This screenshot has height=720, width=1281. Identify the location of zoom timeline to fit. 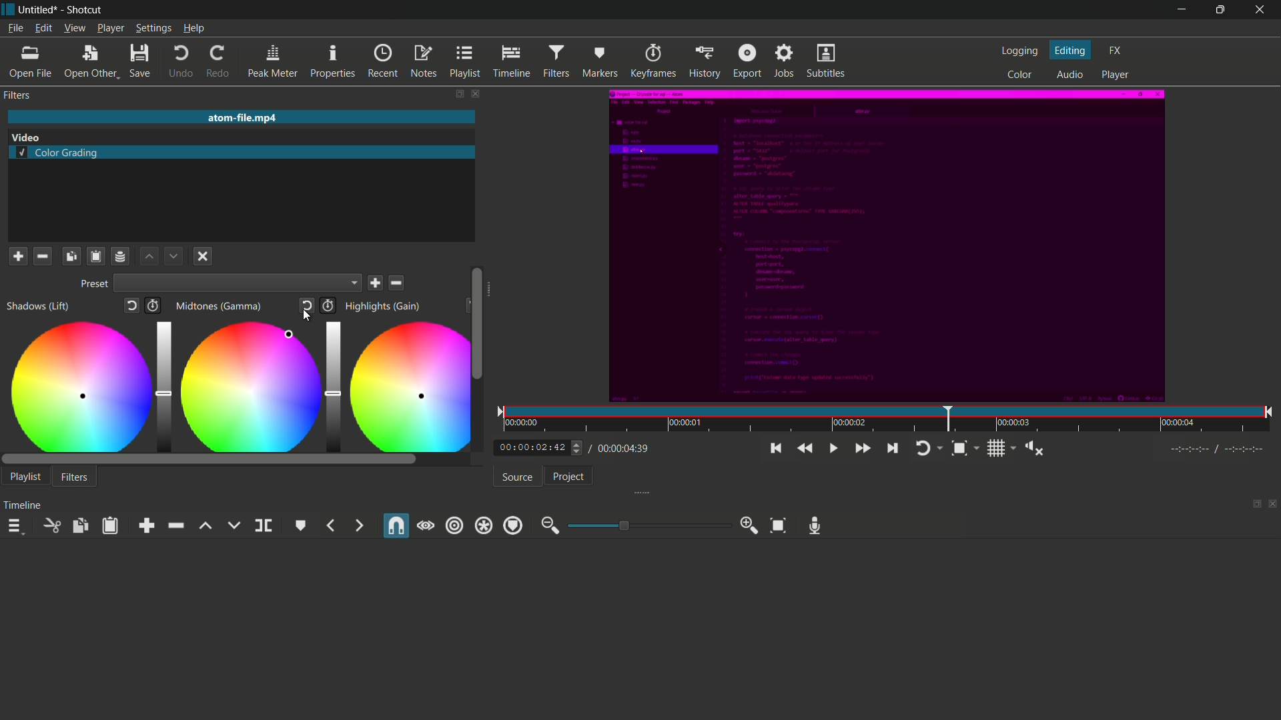
(964, 447).